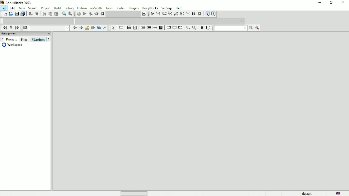  Describe the element at coordinates (123, 14) in the screenshot. I see `Drop down` at that location.